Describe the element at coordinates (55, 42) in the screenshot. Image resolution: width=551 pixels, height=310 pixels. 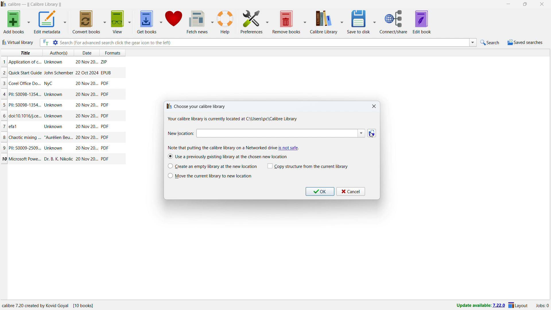
I see `advanced search` at that location.